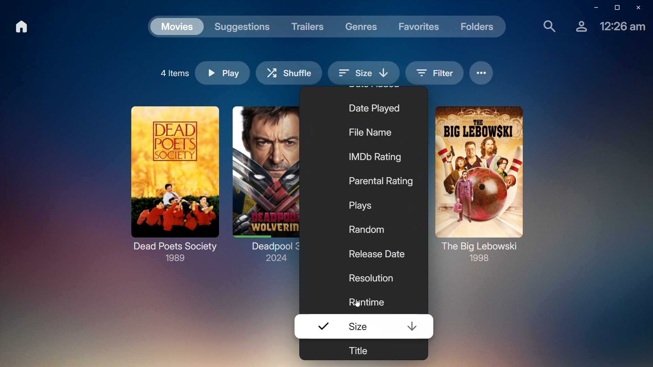 The height and width of the screenshot is (367, 653). I want to click on Genres, so click(362, 26).